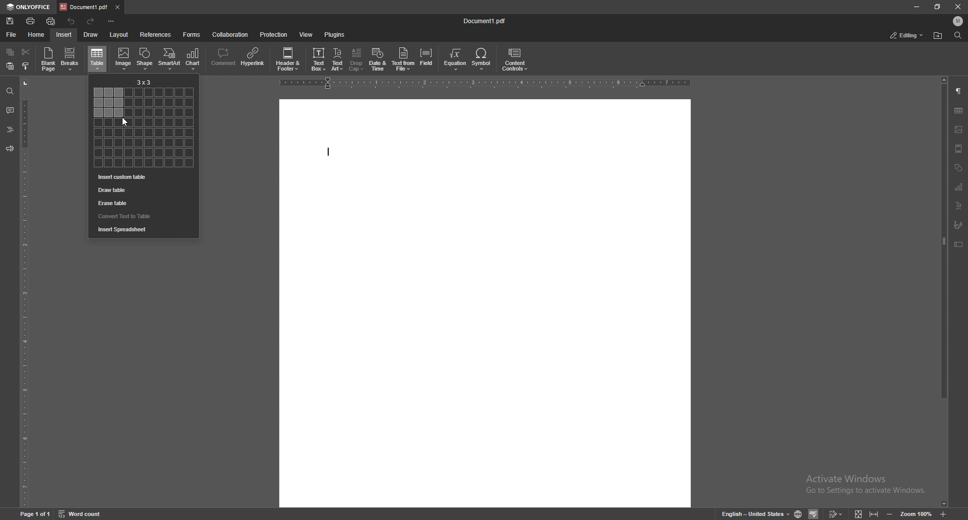 The width and height of the screenshot is (968, 520). Describe the element at coordinates (119, 35) in the screenshot. I see `layout` at that location.